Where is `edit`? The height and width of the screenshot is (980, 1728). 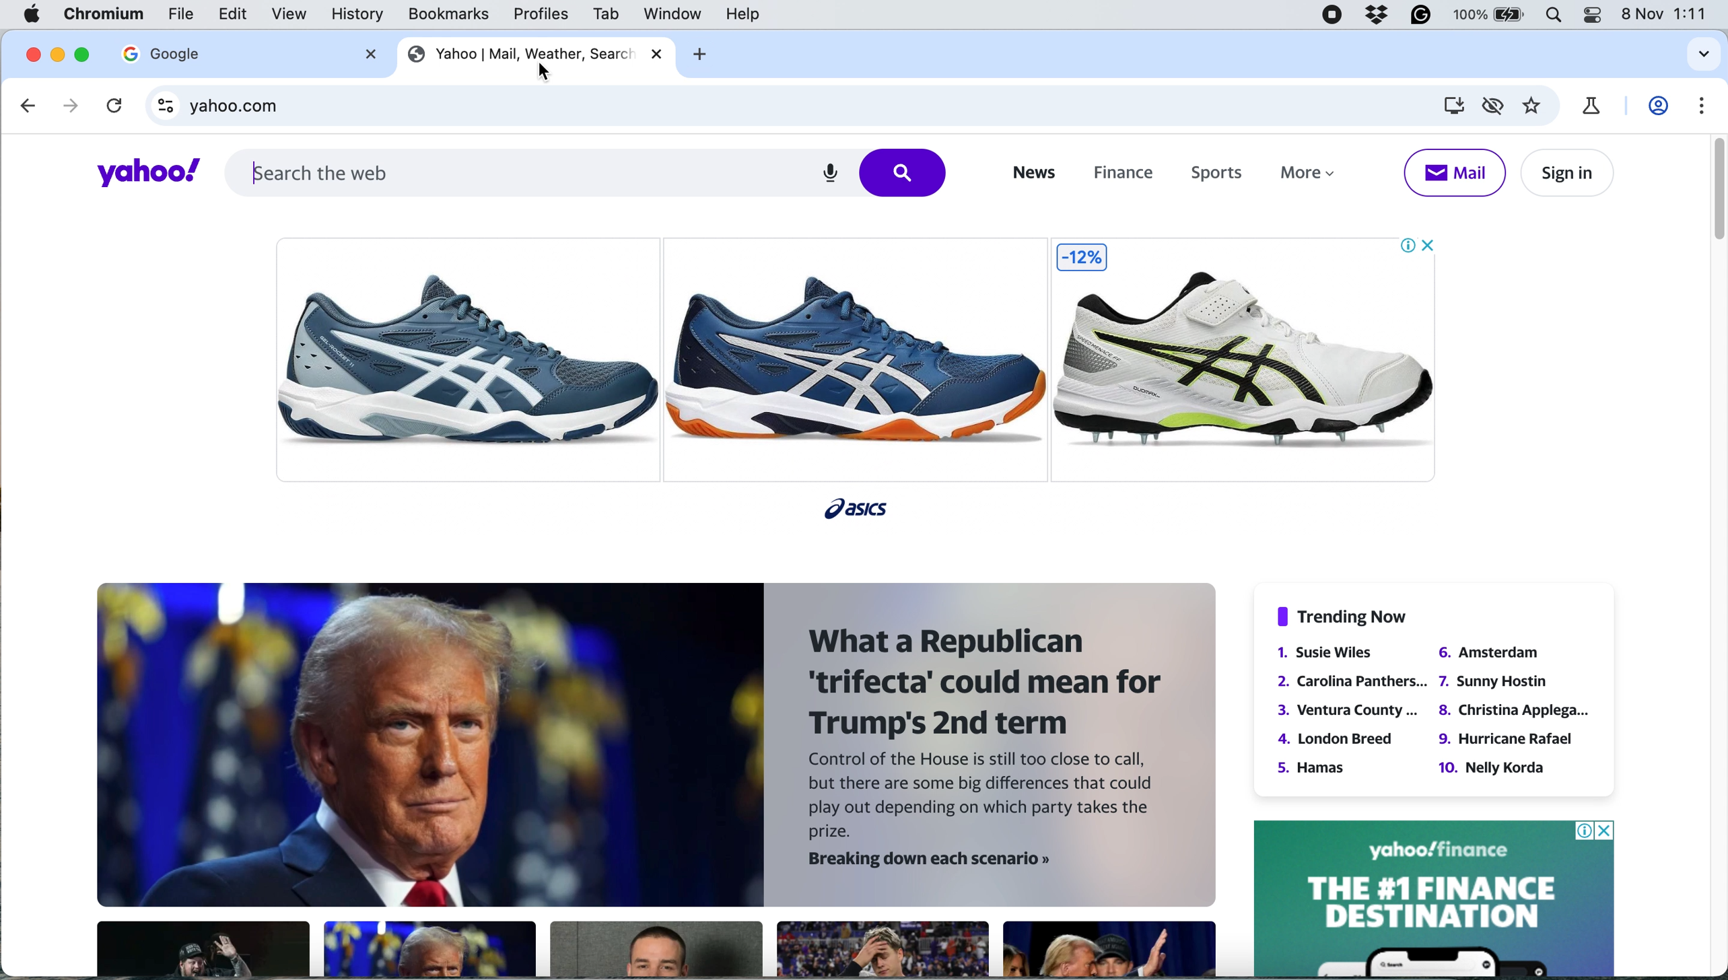 edit is located at coordinates (234, 15).